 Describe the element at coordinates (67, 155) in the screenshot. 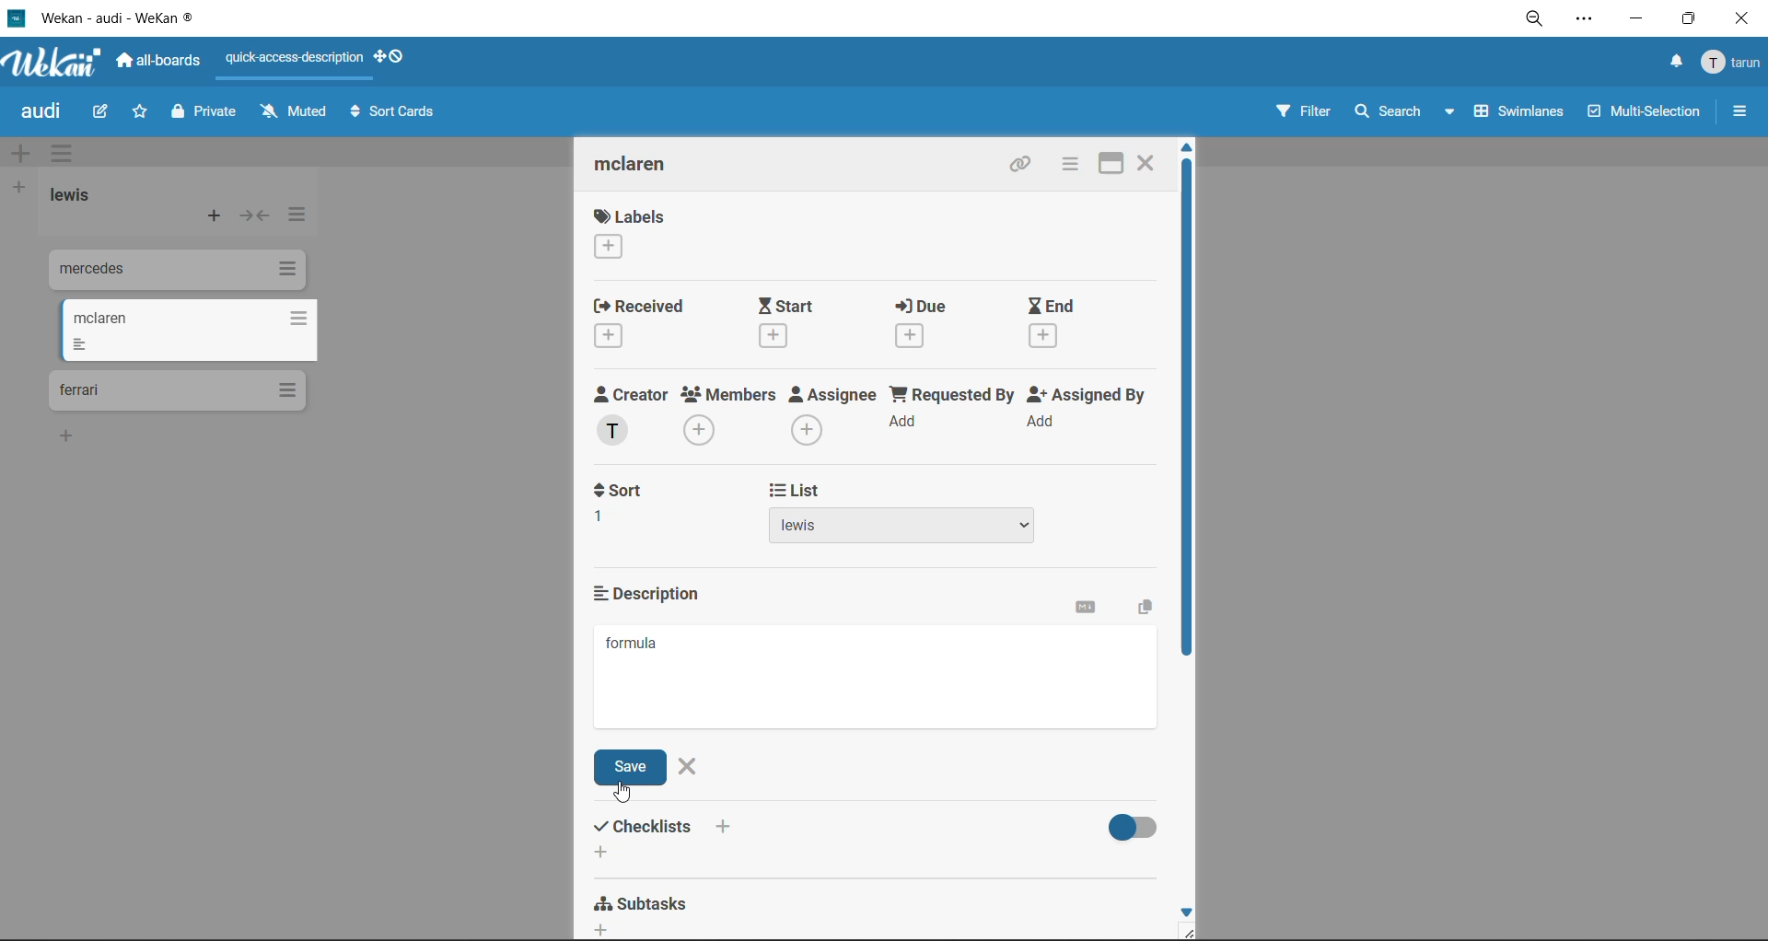

I see `swimlane actions` at that location.